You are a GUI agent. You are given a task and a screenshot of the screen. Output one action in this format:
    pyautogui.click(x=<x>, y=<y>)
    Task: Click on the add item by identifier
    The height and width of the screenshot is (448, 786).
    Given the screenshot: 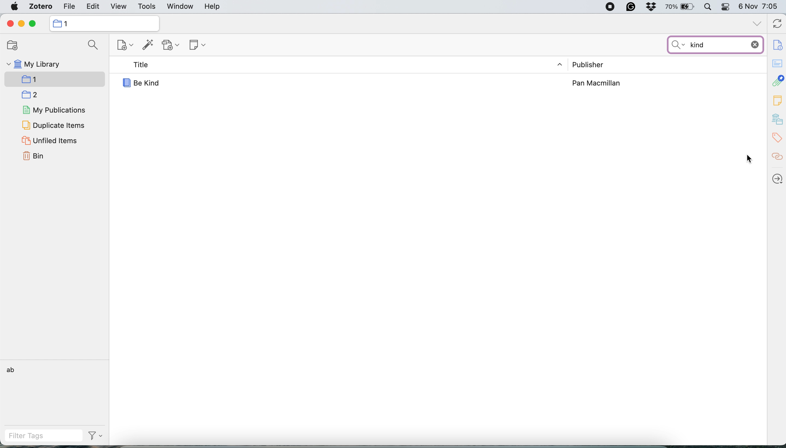 What is the action you would take?
    pyautogui.click(x=148, y=45)
    